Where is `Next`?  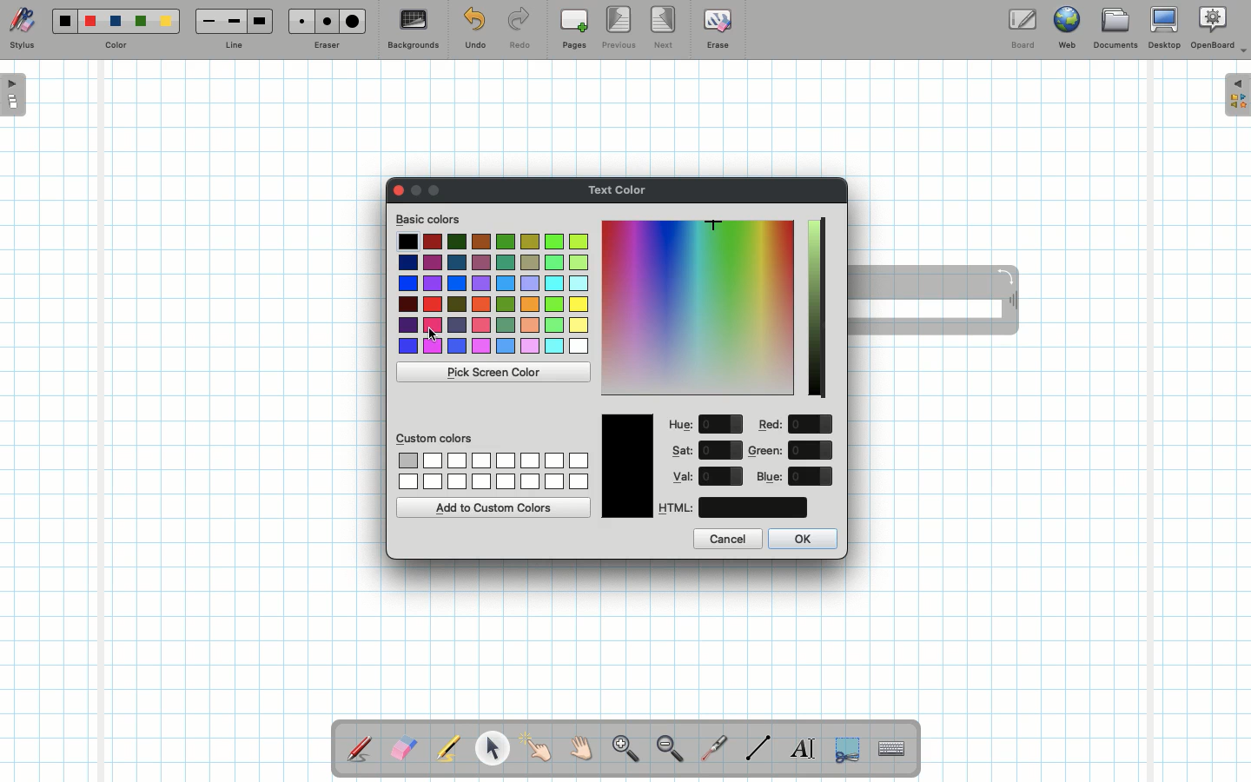
Next is located at coordinates (665, 26).